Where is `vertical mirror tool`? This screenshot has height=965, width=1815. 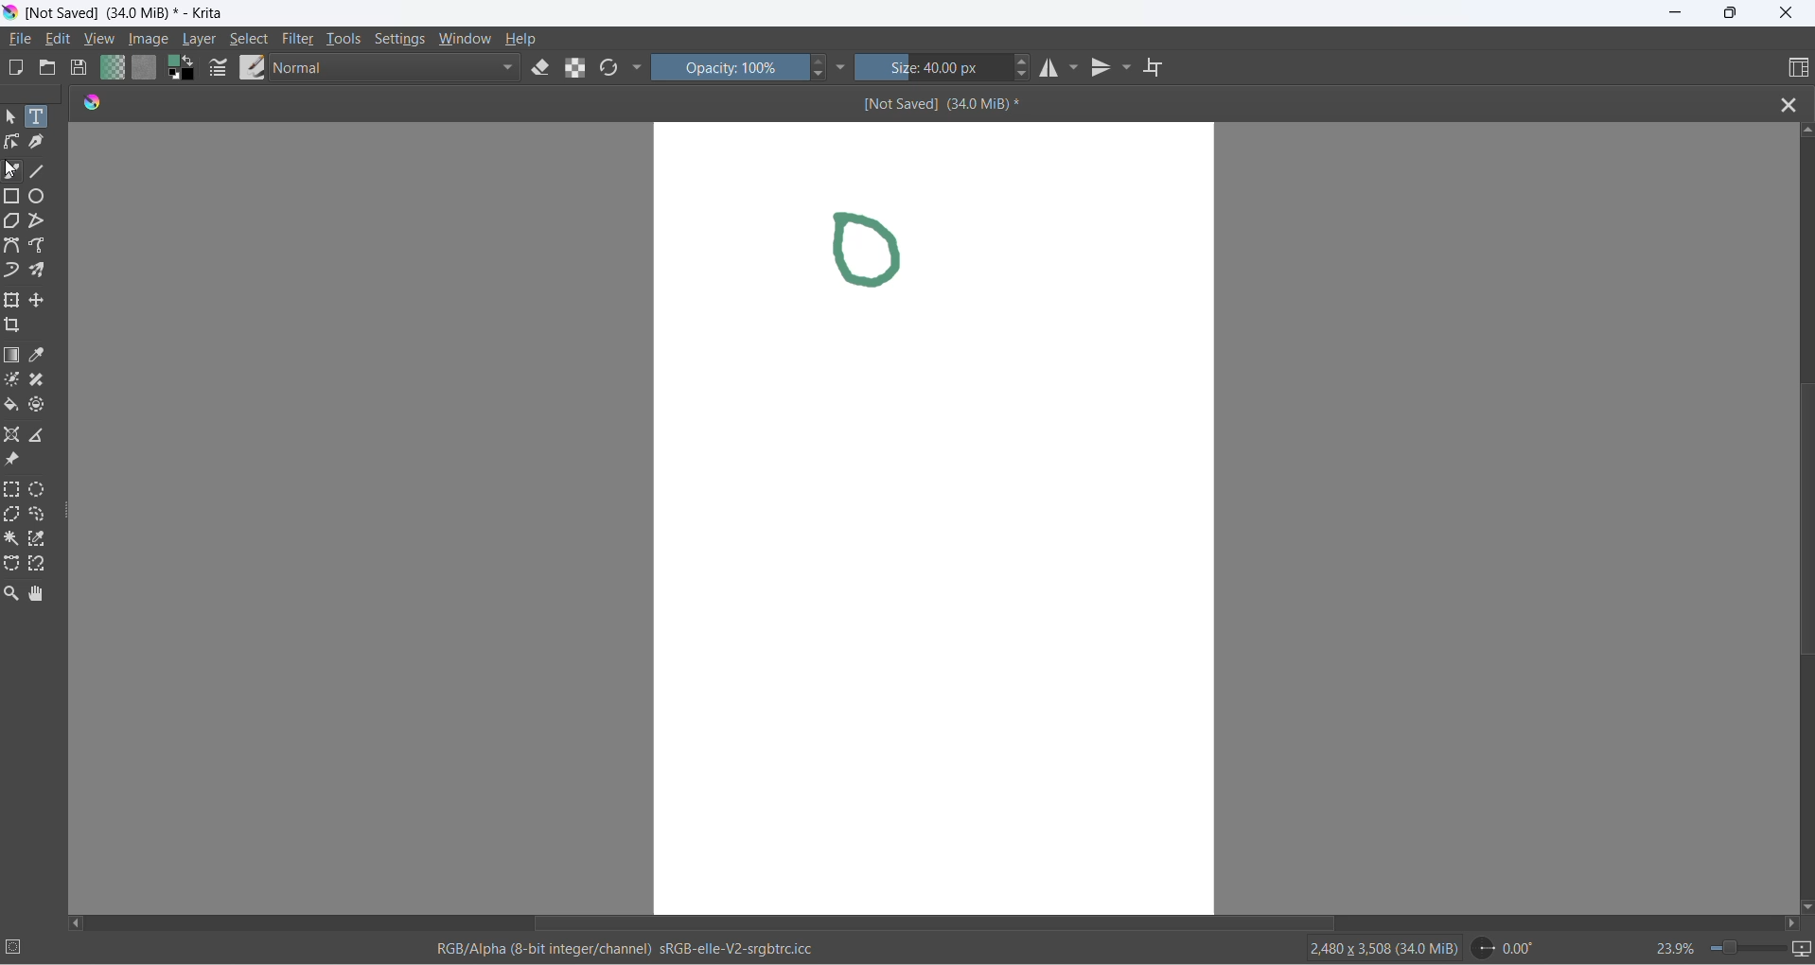
vertical mirror tool is located at coordinates (1103, 68).